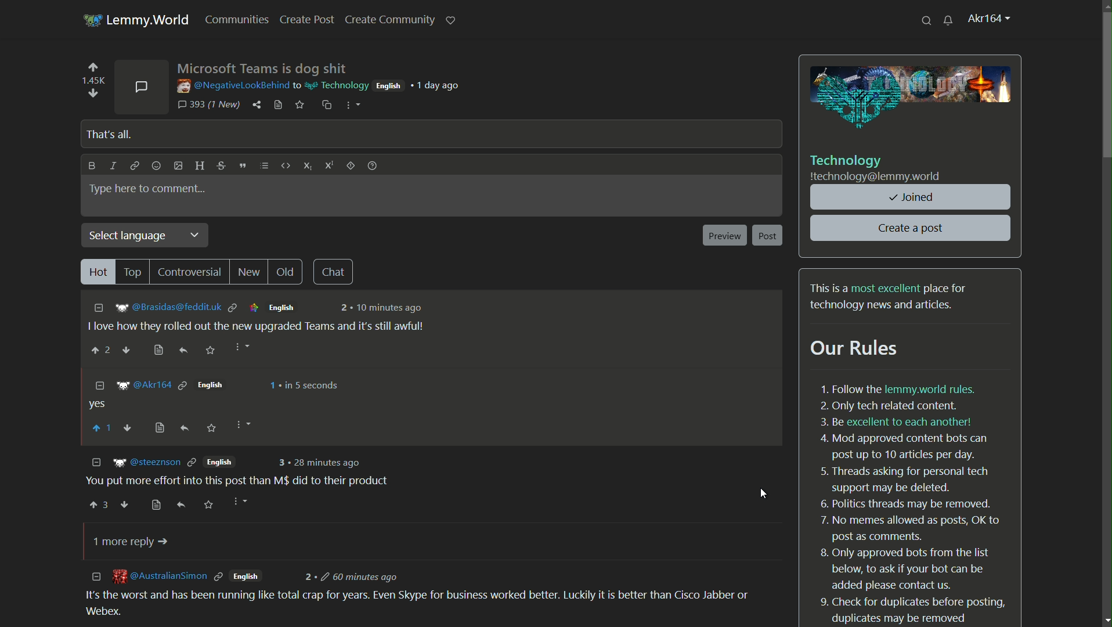 This screenshot has height=627, width=1112. I want to click on bold, so click(90, 166).